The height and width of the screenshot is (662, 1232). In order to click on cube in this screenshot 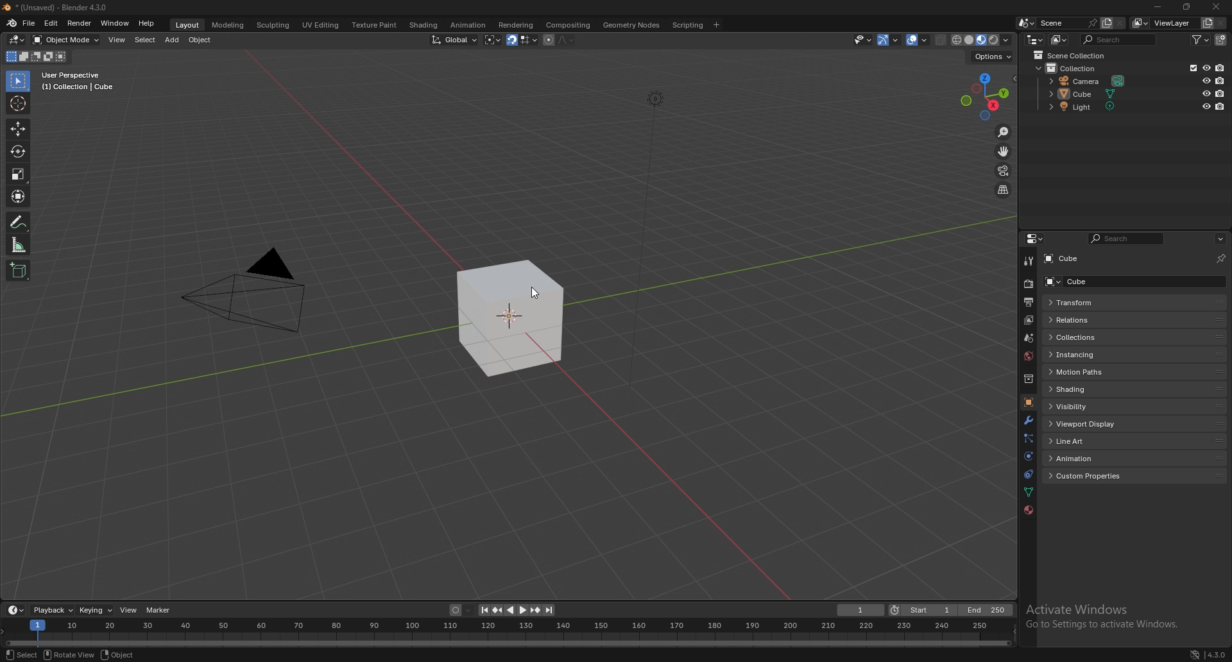, I will do `click(511, 319)`.